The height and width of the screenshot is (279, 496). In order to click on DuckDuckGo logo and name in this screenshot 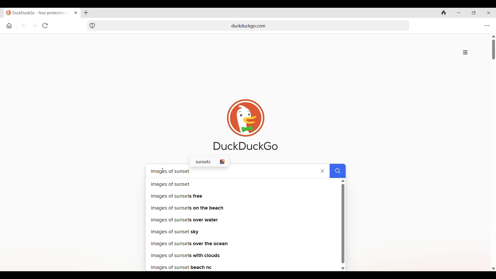, I will do `click(246, 125)`.